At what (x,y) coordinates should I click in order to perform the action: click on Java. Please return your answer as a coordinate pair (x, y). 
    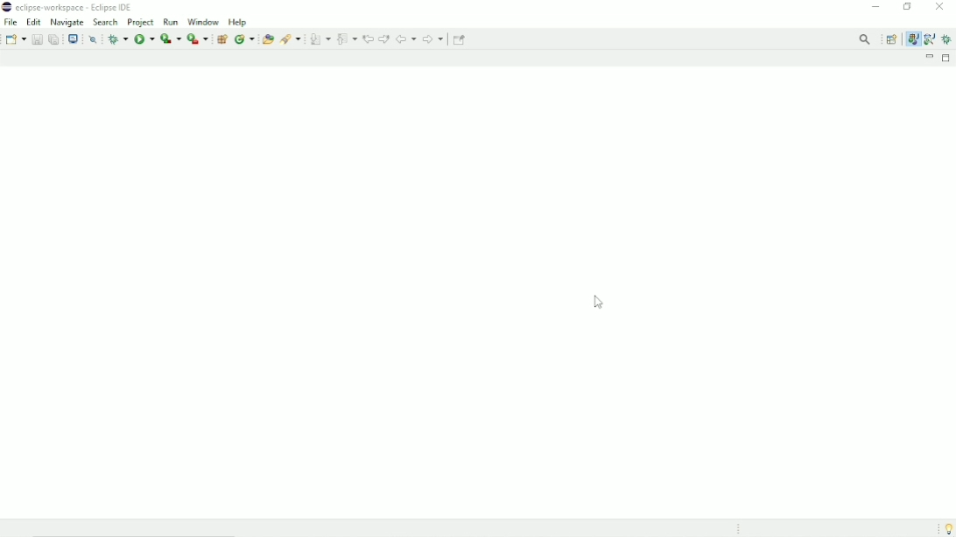
    Looking at the image, I should click on (912, 38).